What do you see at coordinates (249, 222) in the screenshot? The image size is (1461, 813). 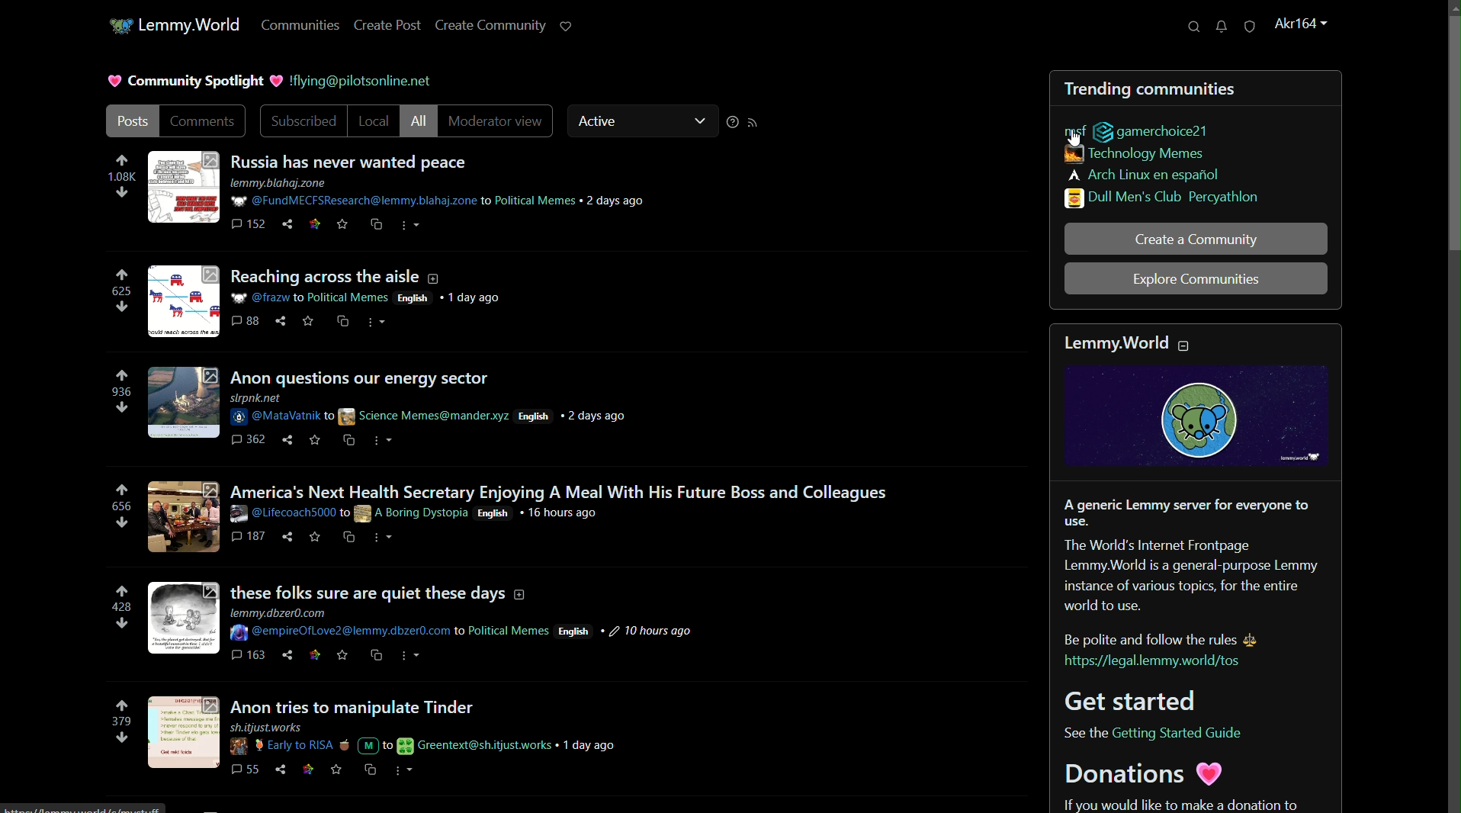 I see `comments` at bounding box center [249, 222].